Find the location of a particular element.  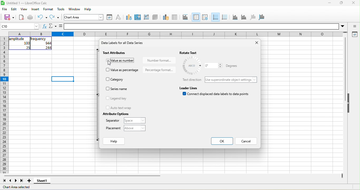

sidebar settings is located at coordinates (355, 27).